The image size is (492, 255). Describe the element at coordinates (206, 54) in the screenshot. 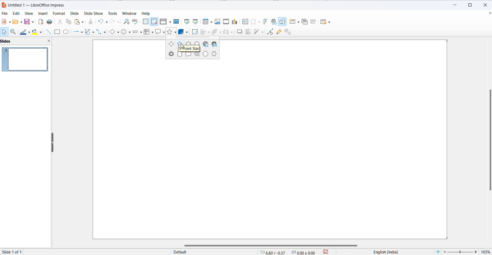

I see `doorplate` at that location.